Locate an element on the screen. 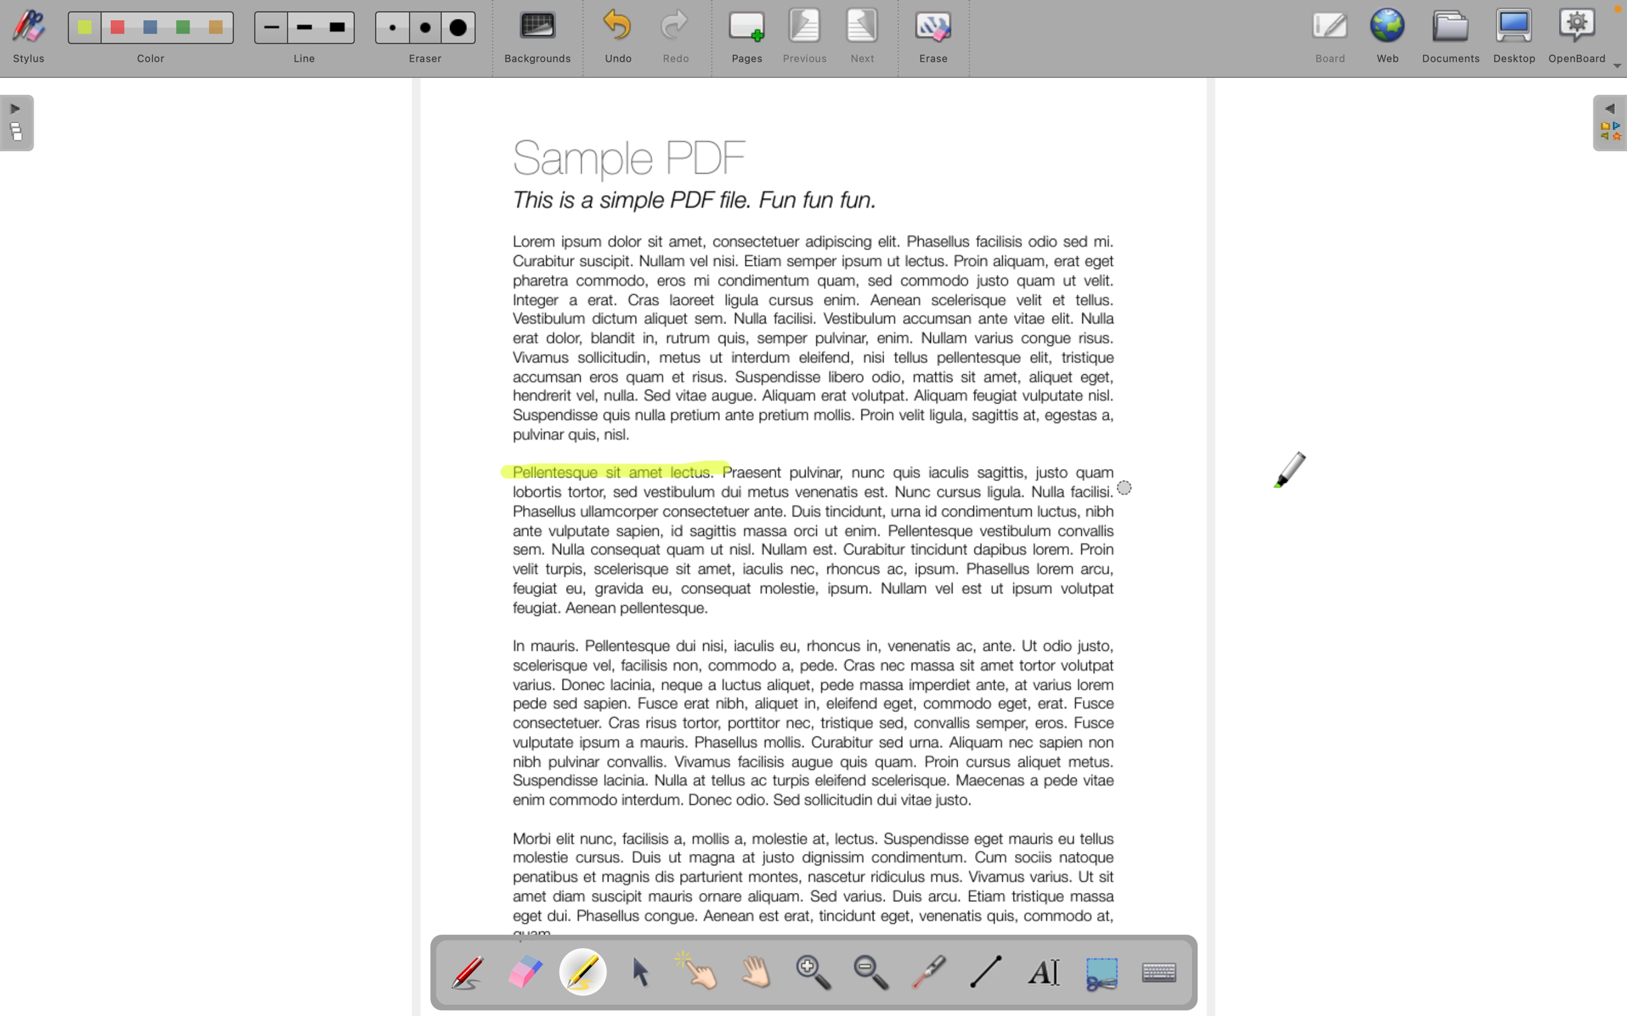  web is located at coordinates (1391, 34).